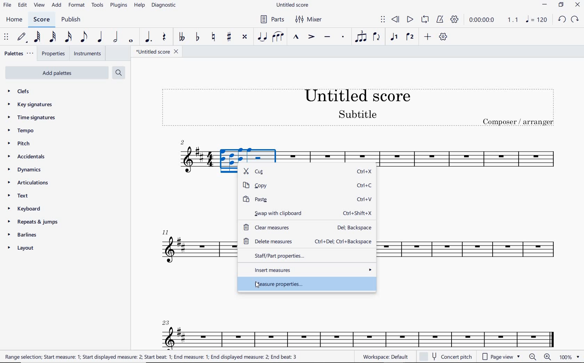  What do you see at coordinates (447, 356) in the screenshot?
I see `concert pitch` at bounding box center [447, 356].